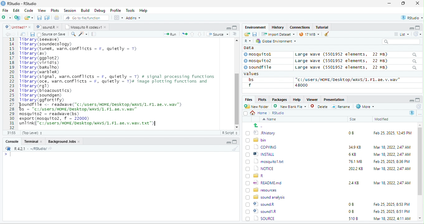 The width and height of the screenshot is (424, 224). I want to click on Profile, so click(115, 11).